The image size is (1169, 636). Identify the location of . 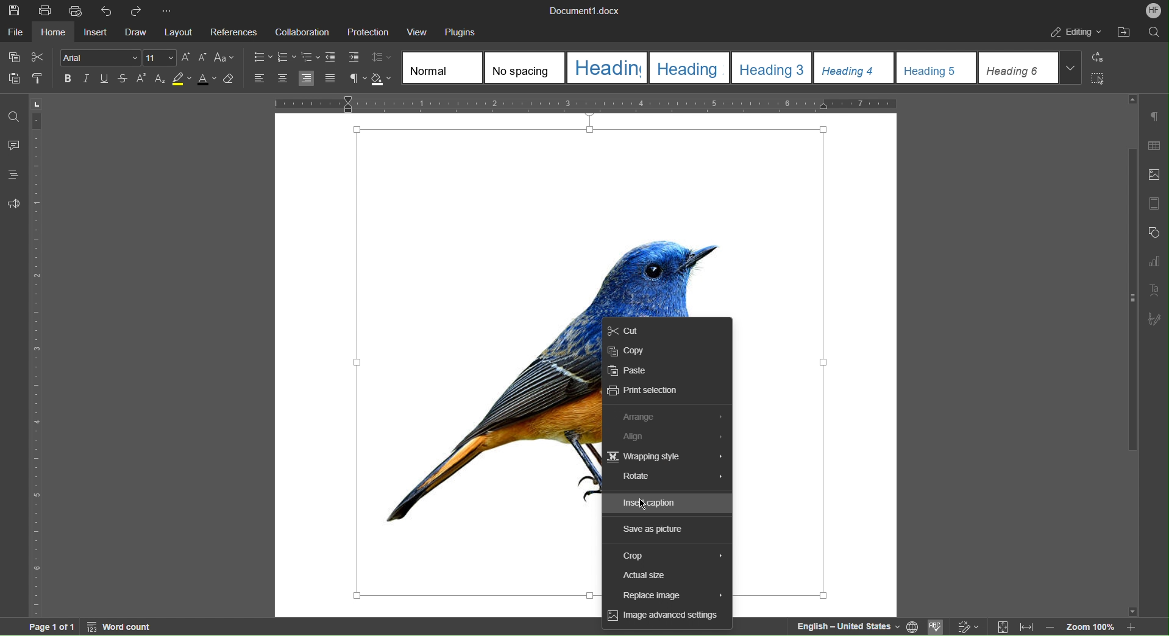
(667, 595).